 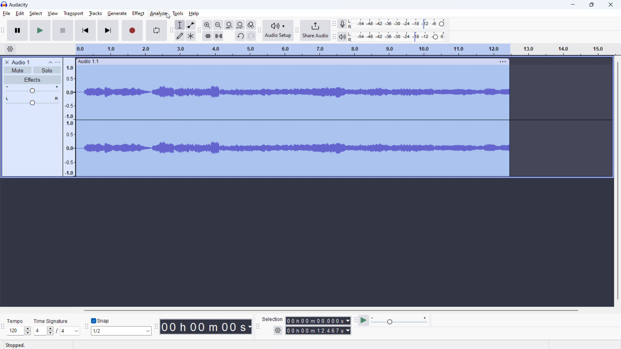 What do you see at coordinates (96, 13) in the screenshot?
I see `tracks` at bounding box center [96, 13].